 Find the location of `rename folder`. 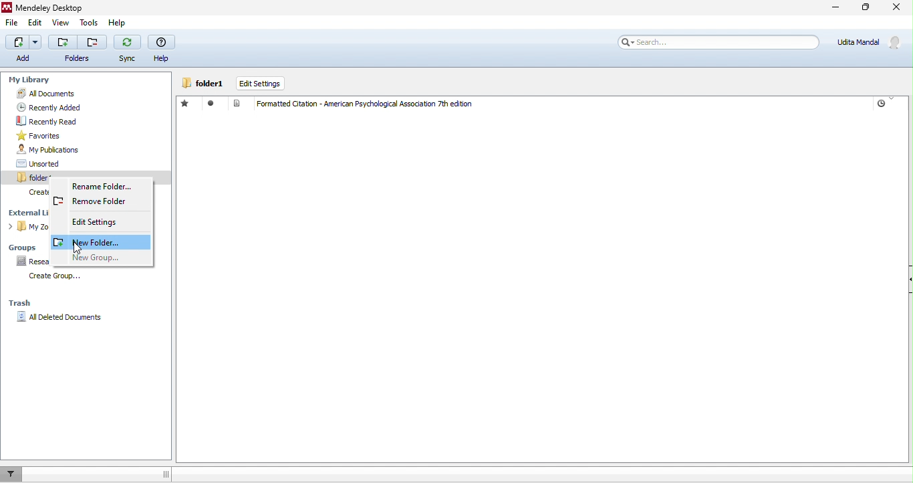

rename folder is located at coordinates (102, 185).